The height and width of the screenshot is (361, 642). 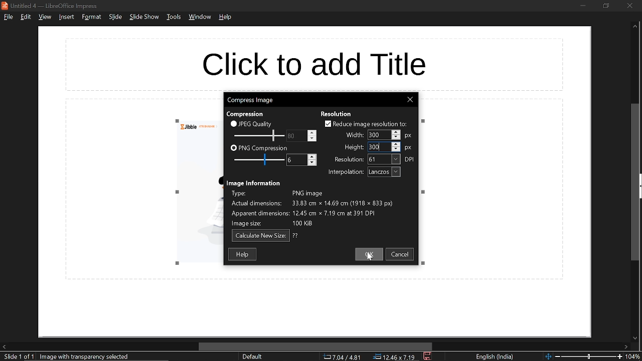 What do you see at coordinates (496, 357) in the screenshot?
I see `language` at bounding box center [496, 357].